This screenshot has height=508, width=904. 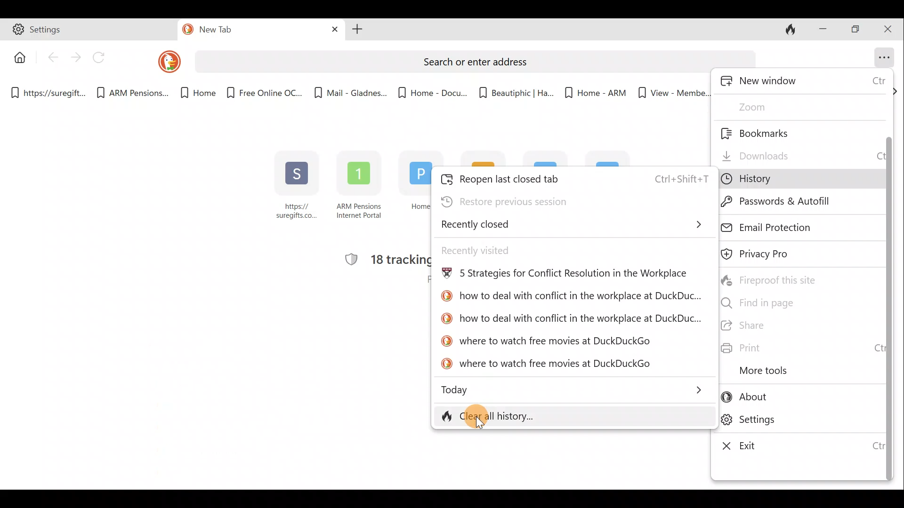 What do you see at coordinates (797, 153) in the screenshot?
I see `Downloads` at bounding box center [797, 153].